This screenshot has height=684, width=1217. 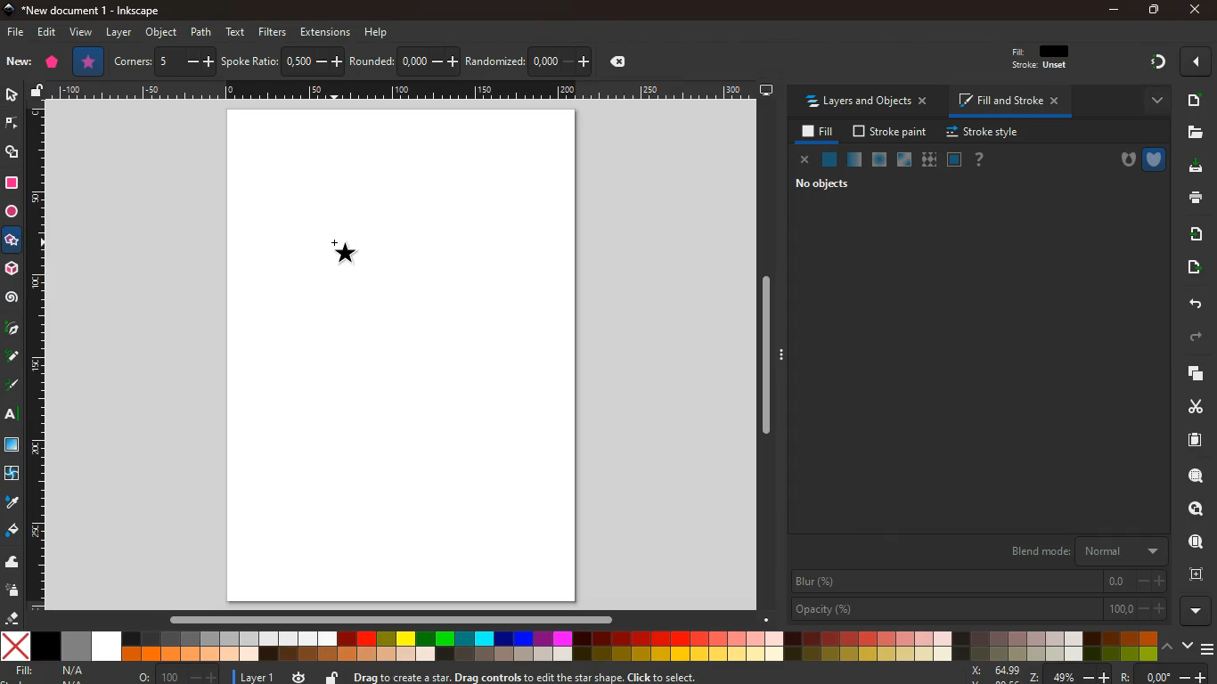 What do you see at coordinates (325, 31) in the screenshot?
I see `extensions` at bounding box center [325, 31].